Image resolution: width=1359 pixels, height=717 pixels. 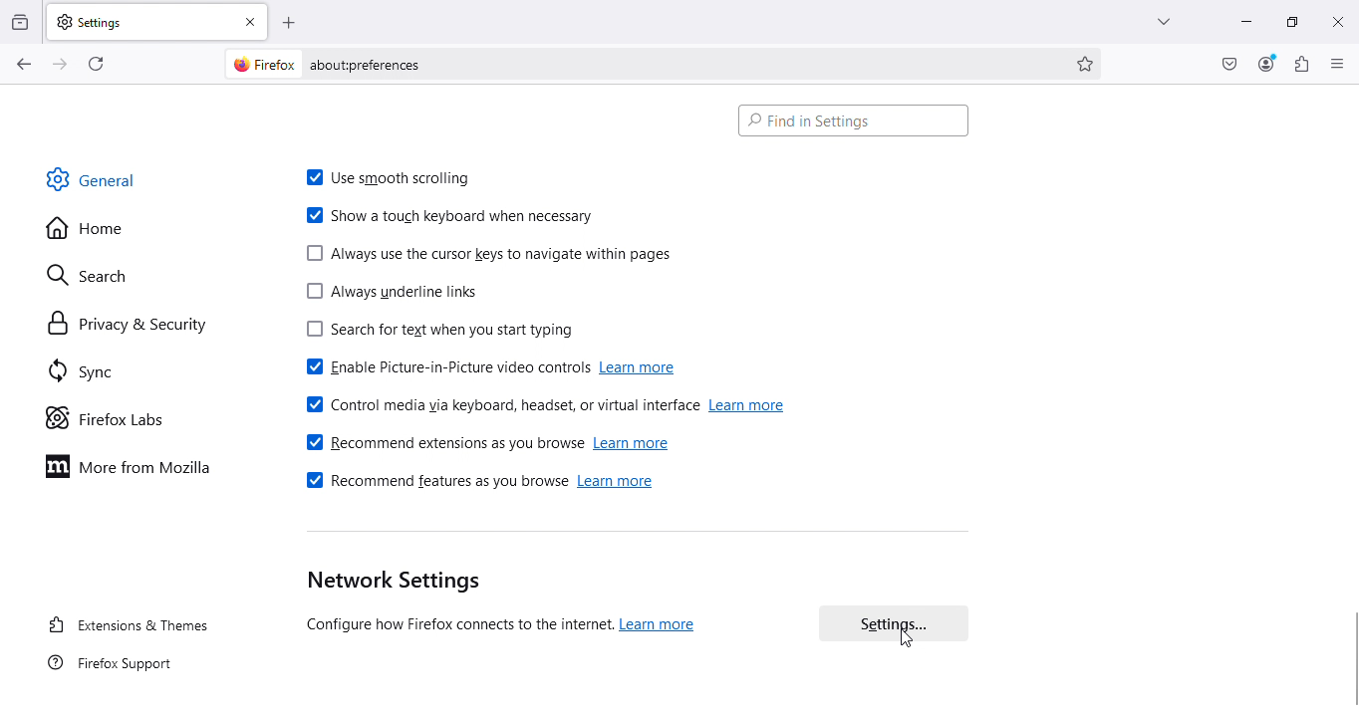 What do you see at coordinates (22, 20) in the screenshot?
I see `View recent browsing across windows and devices` at bounding box center [22, 20].